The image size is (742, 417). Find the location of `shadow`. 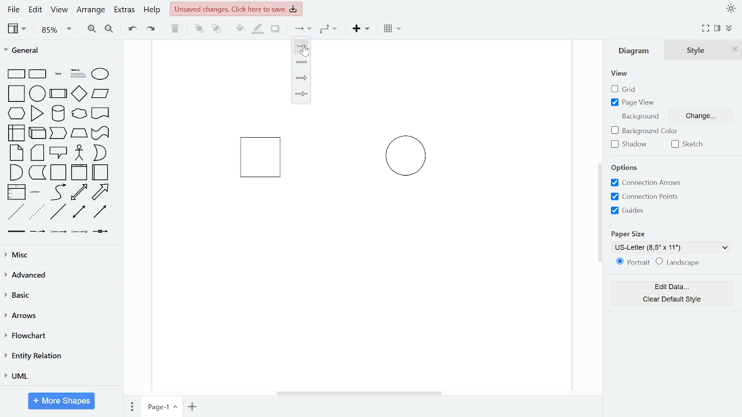

shadow is located at coordinates (276, 30).